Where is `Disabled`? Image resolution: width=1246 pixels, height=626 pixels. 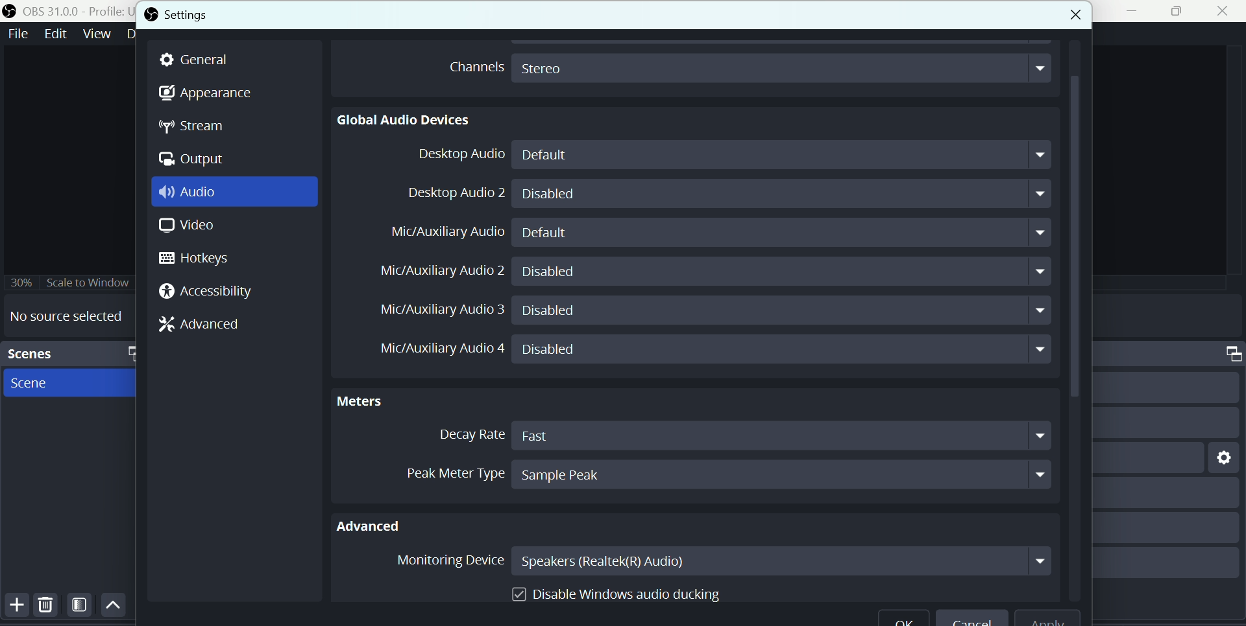 Disabled is located at coordinates (781, 272).